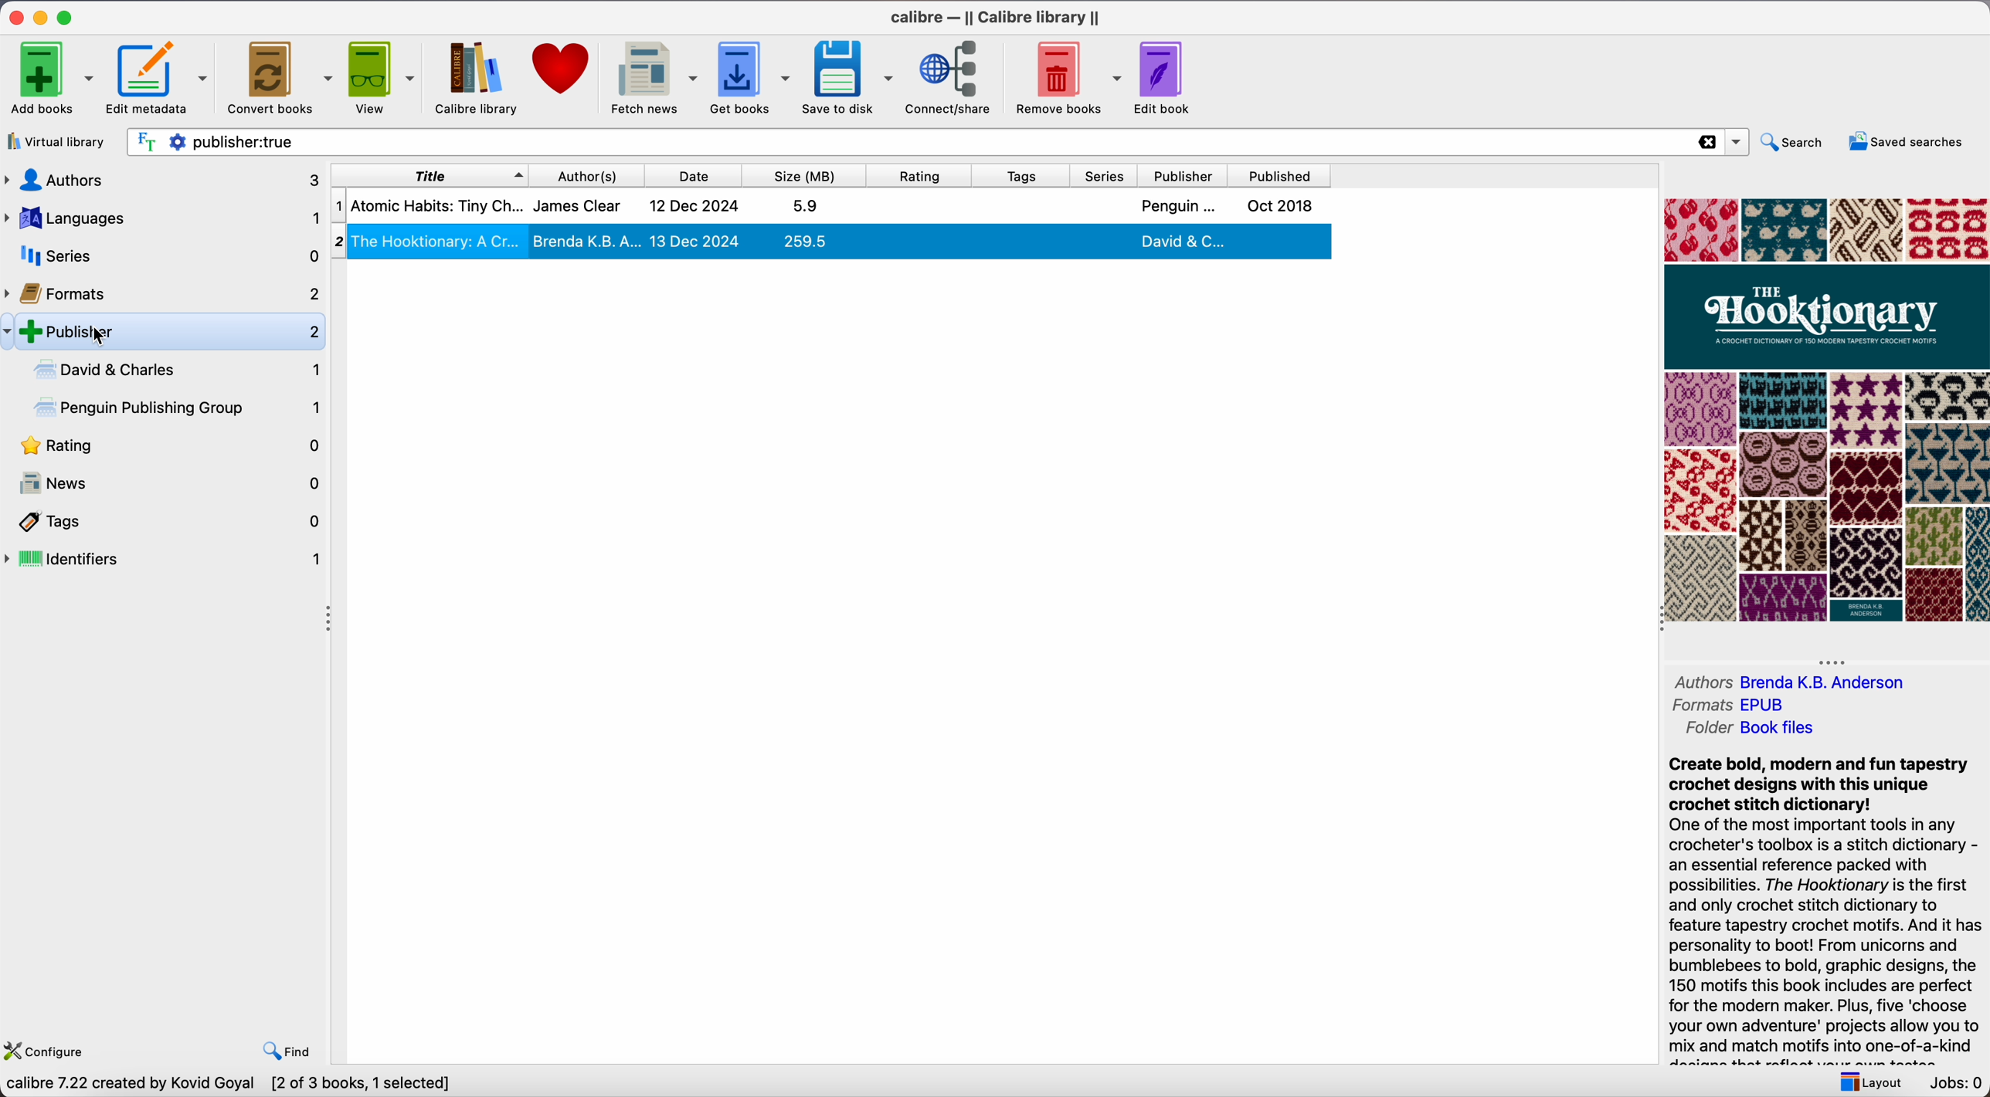  I want to click on edit book, so click(1168, 77).